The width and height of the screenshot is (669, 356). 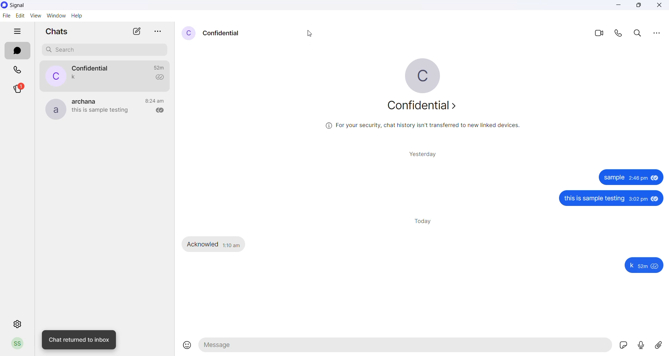 What do you see at coordinates (56, 76) in the screenshot?
I see `profile picture` at bounding box center [56, 76].